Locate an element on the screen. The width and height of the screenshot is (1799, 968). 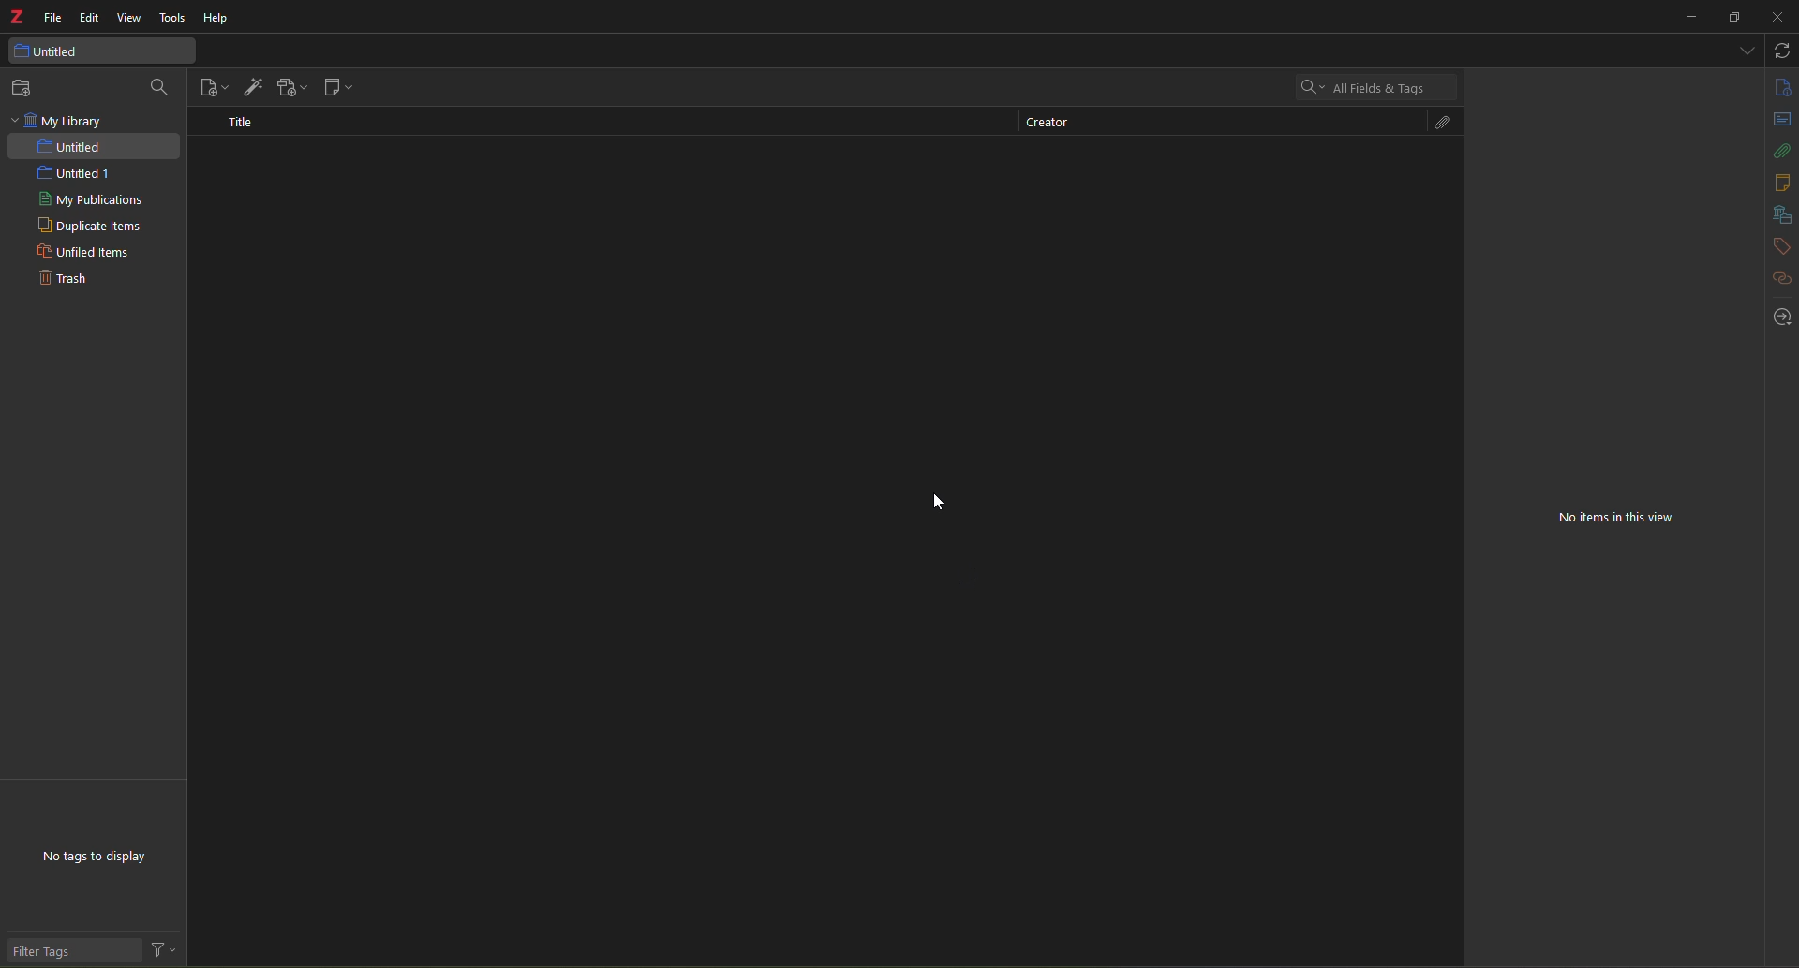
tools is located at coordinates (173, 20).